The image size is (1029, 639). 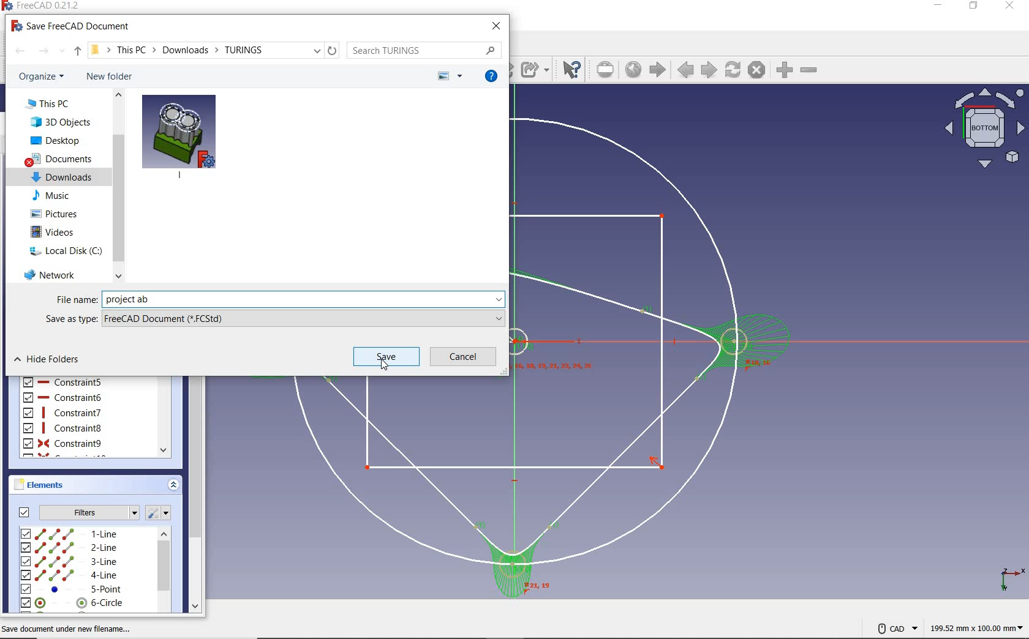 What do you see at coordinates (63, 444) in the screenshot?
I see `constraint9` at bounding box center [63, 444].